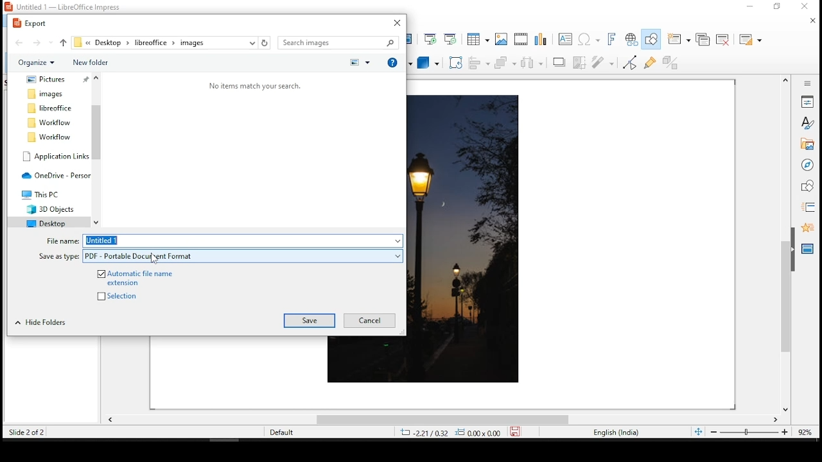 The image size is (822, 462). I want to click on show draw functions, so click(649, 39).